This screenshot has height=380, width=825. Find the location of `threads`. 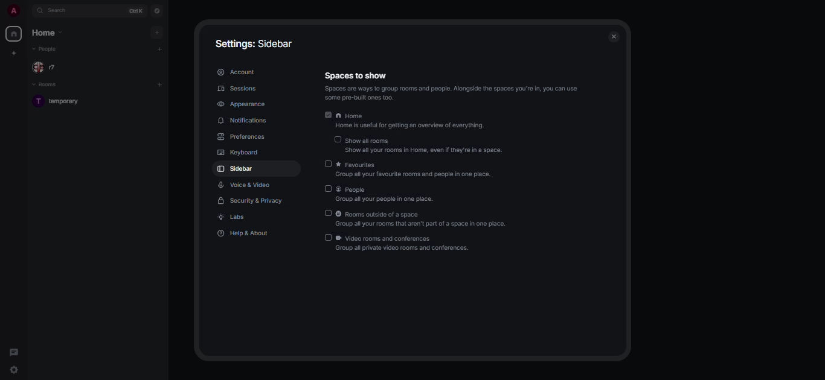

threads is located at coordinates (15, 352).